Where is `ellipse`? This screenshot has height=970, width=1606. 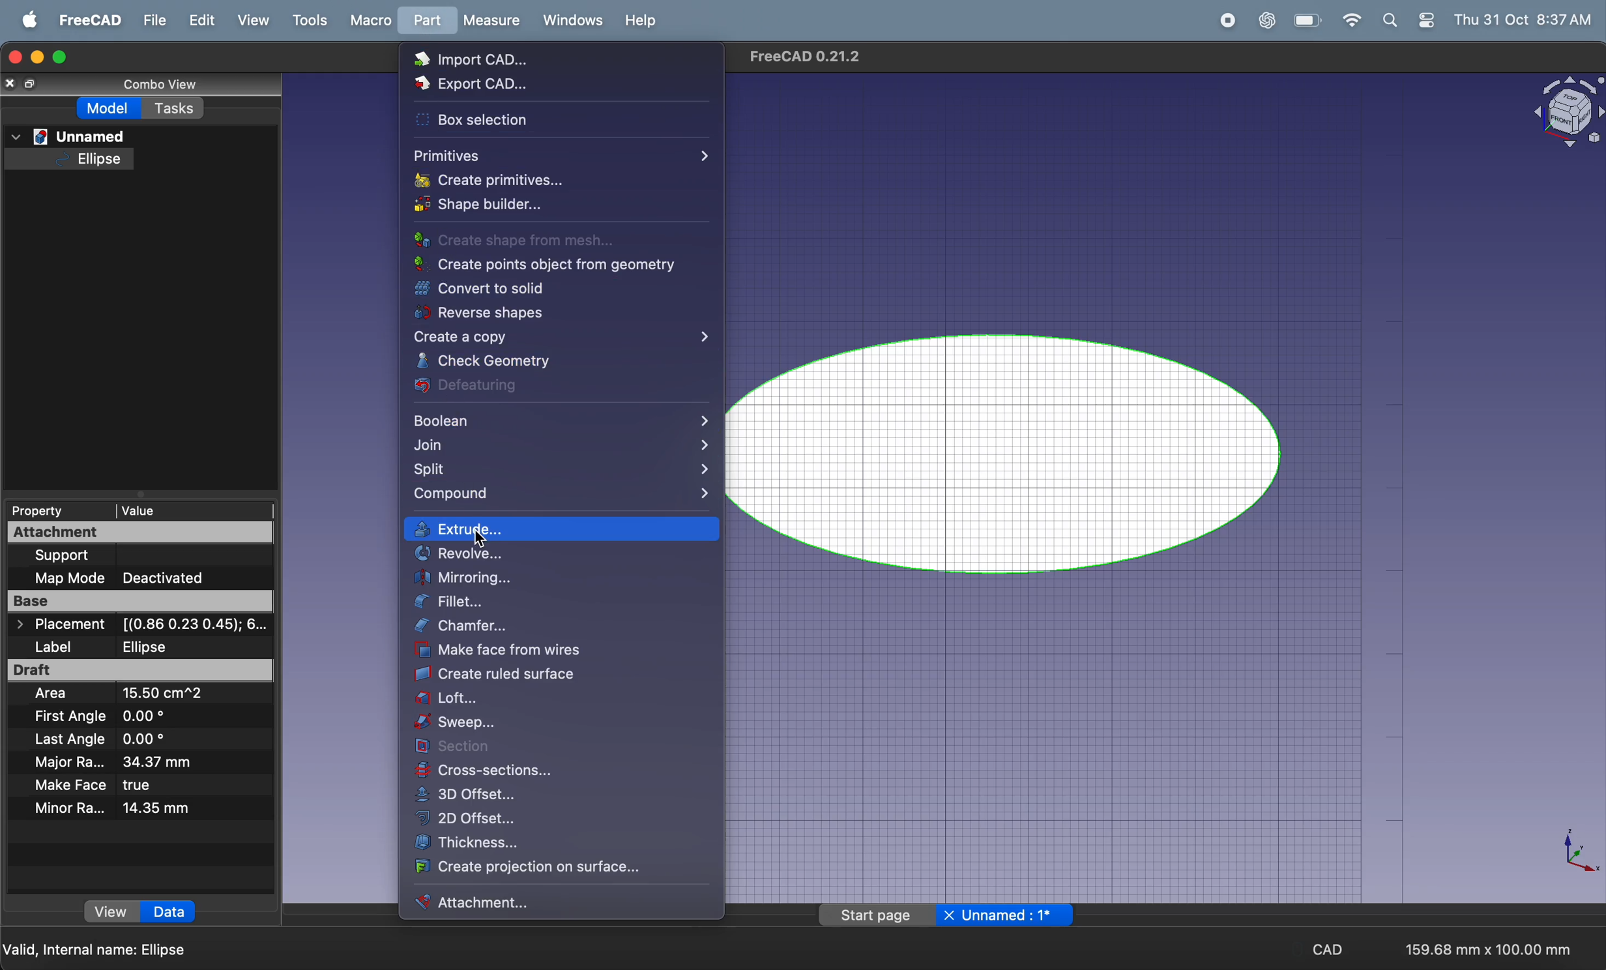
ellipse is located at coordinates (1035, 450).